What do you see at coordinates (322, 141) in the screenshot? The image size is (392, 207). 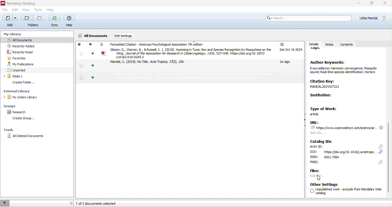 I see `catalog IDs` at bounding box center [322, 141].